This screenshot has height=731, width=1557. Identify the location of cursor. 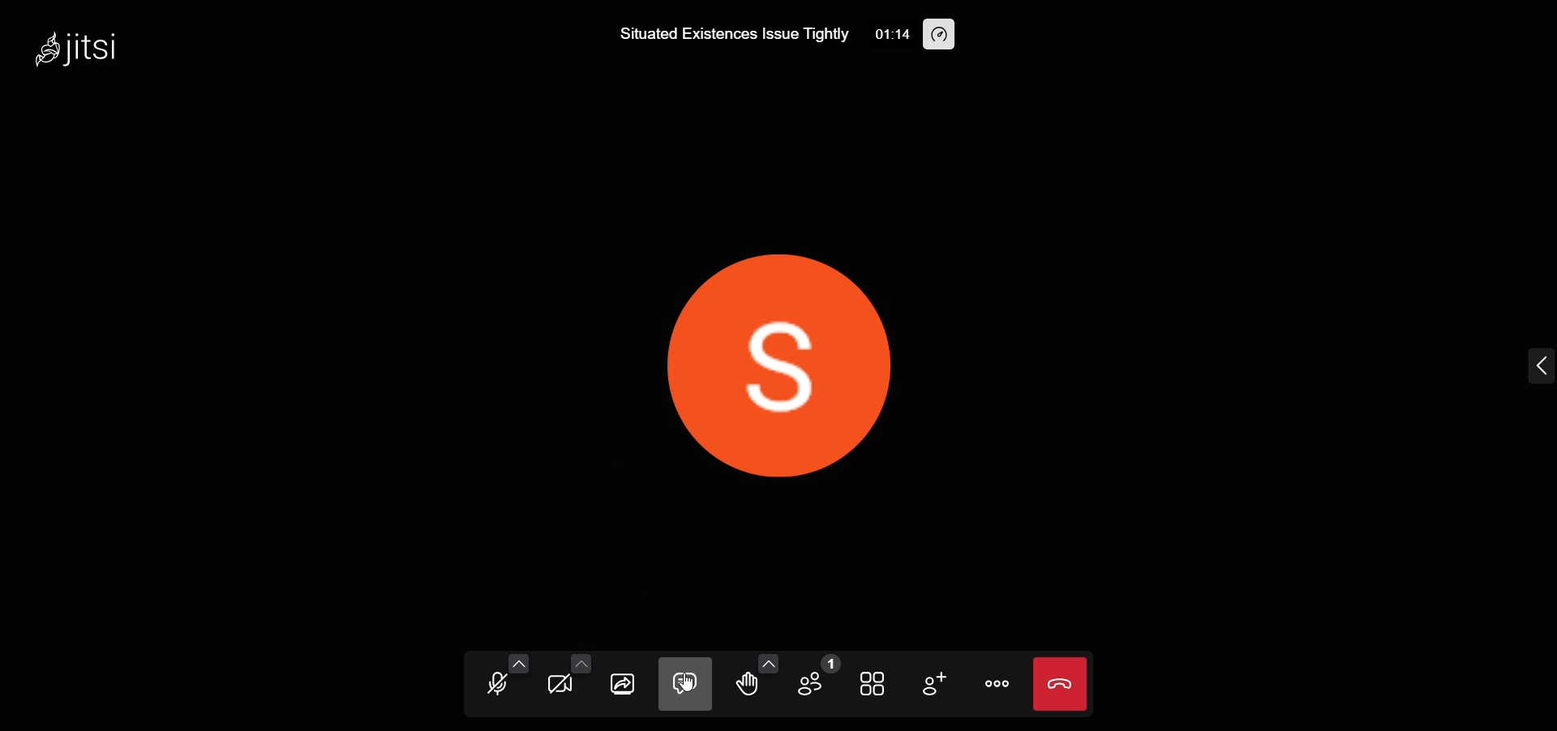
(686, 690).